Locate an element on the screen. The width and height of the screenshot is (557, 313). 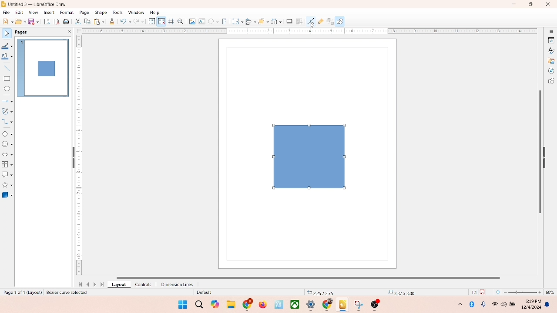
shape is located at coordinates (101, 12).